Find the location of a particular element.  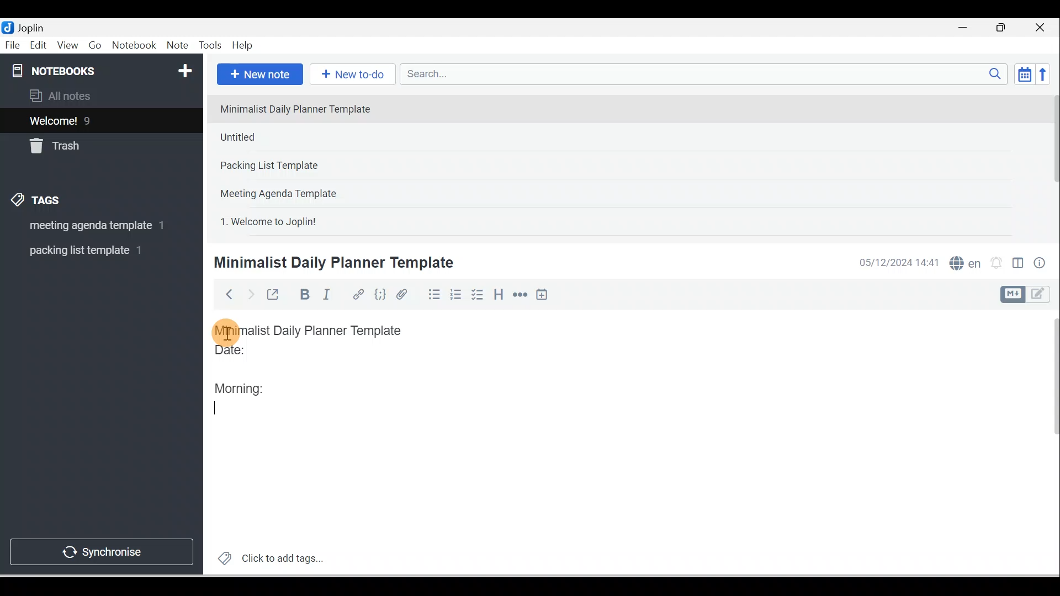

View is located at coordinates (67, 46).